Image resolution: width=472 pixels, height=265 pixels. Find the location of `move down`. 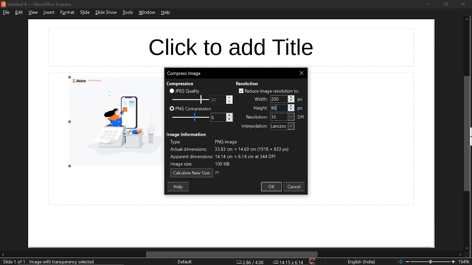

move down is located at coordinates (466, 248).